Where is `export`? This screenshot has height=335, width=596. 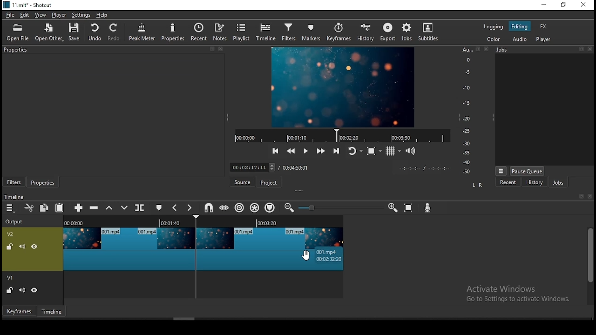
export is located at coordinates (388, 32).